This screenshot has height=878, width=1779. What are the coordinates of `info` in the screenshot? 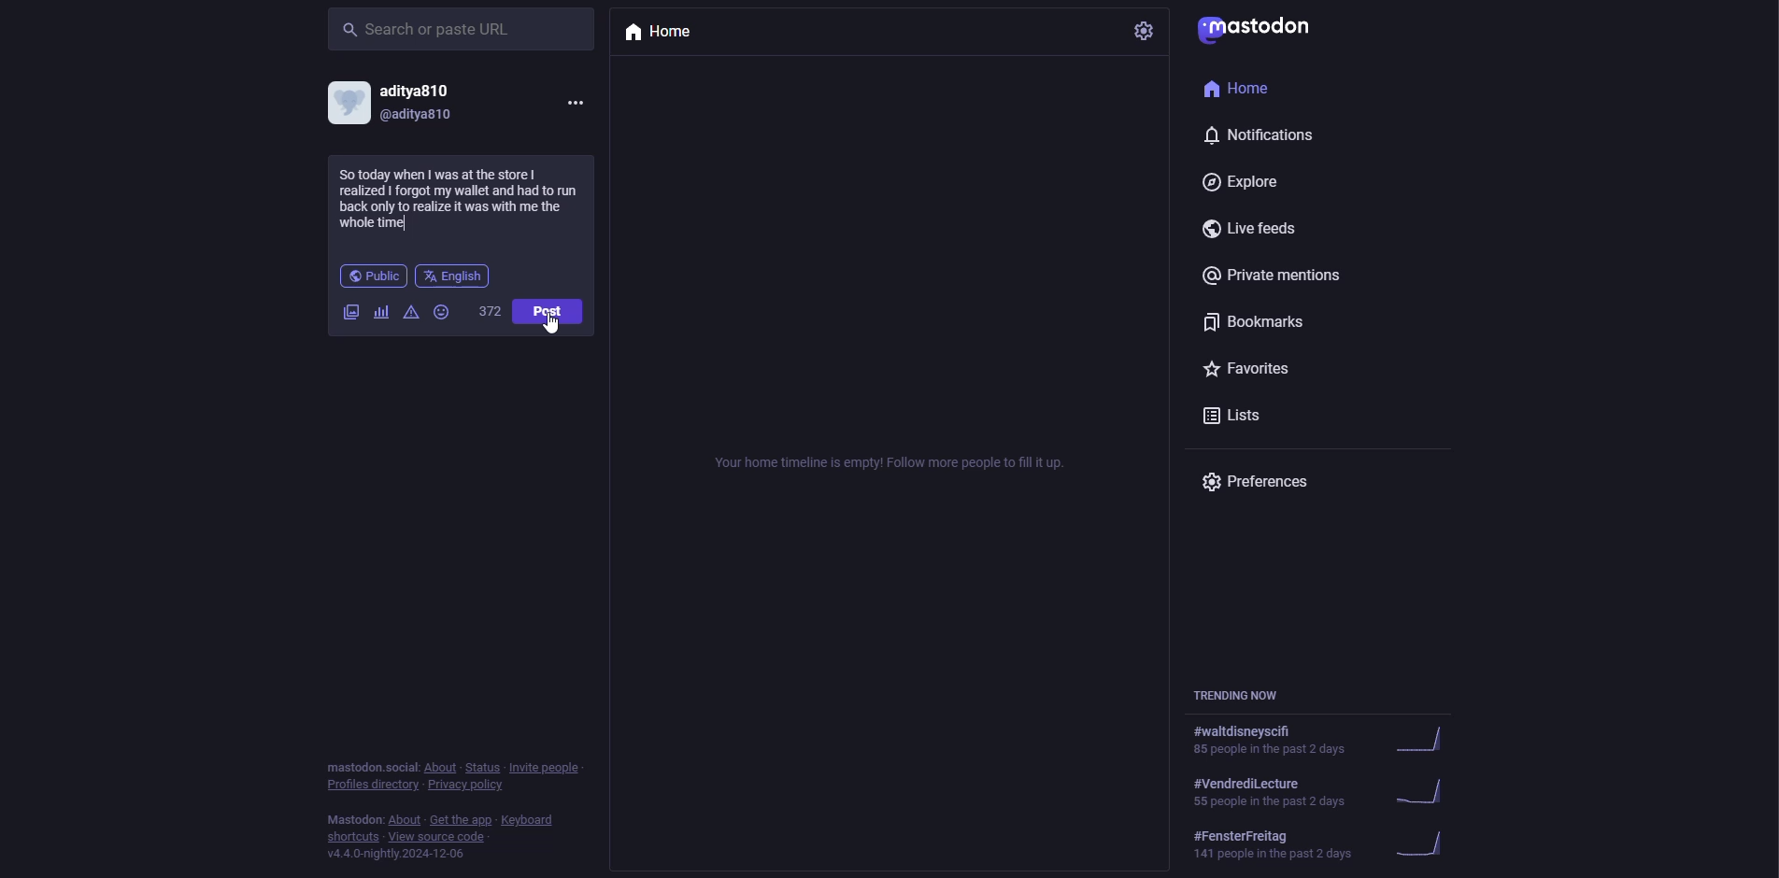 It's located at (443, 812).